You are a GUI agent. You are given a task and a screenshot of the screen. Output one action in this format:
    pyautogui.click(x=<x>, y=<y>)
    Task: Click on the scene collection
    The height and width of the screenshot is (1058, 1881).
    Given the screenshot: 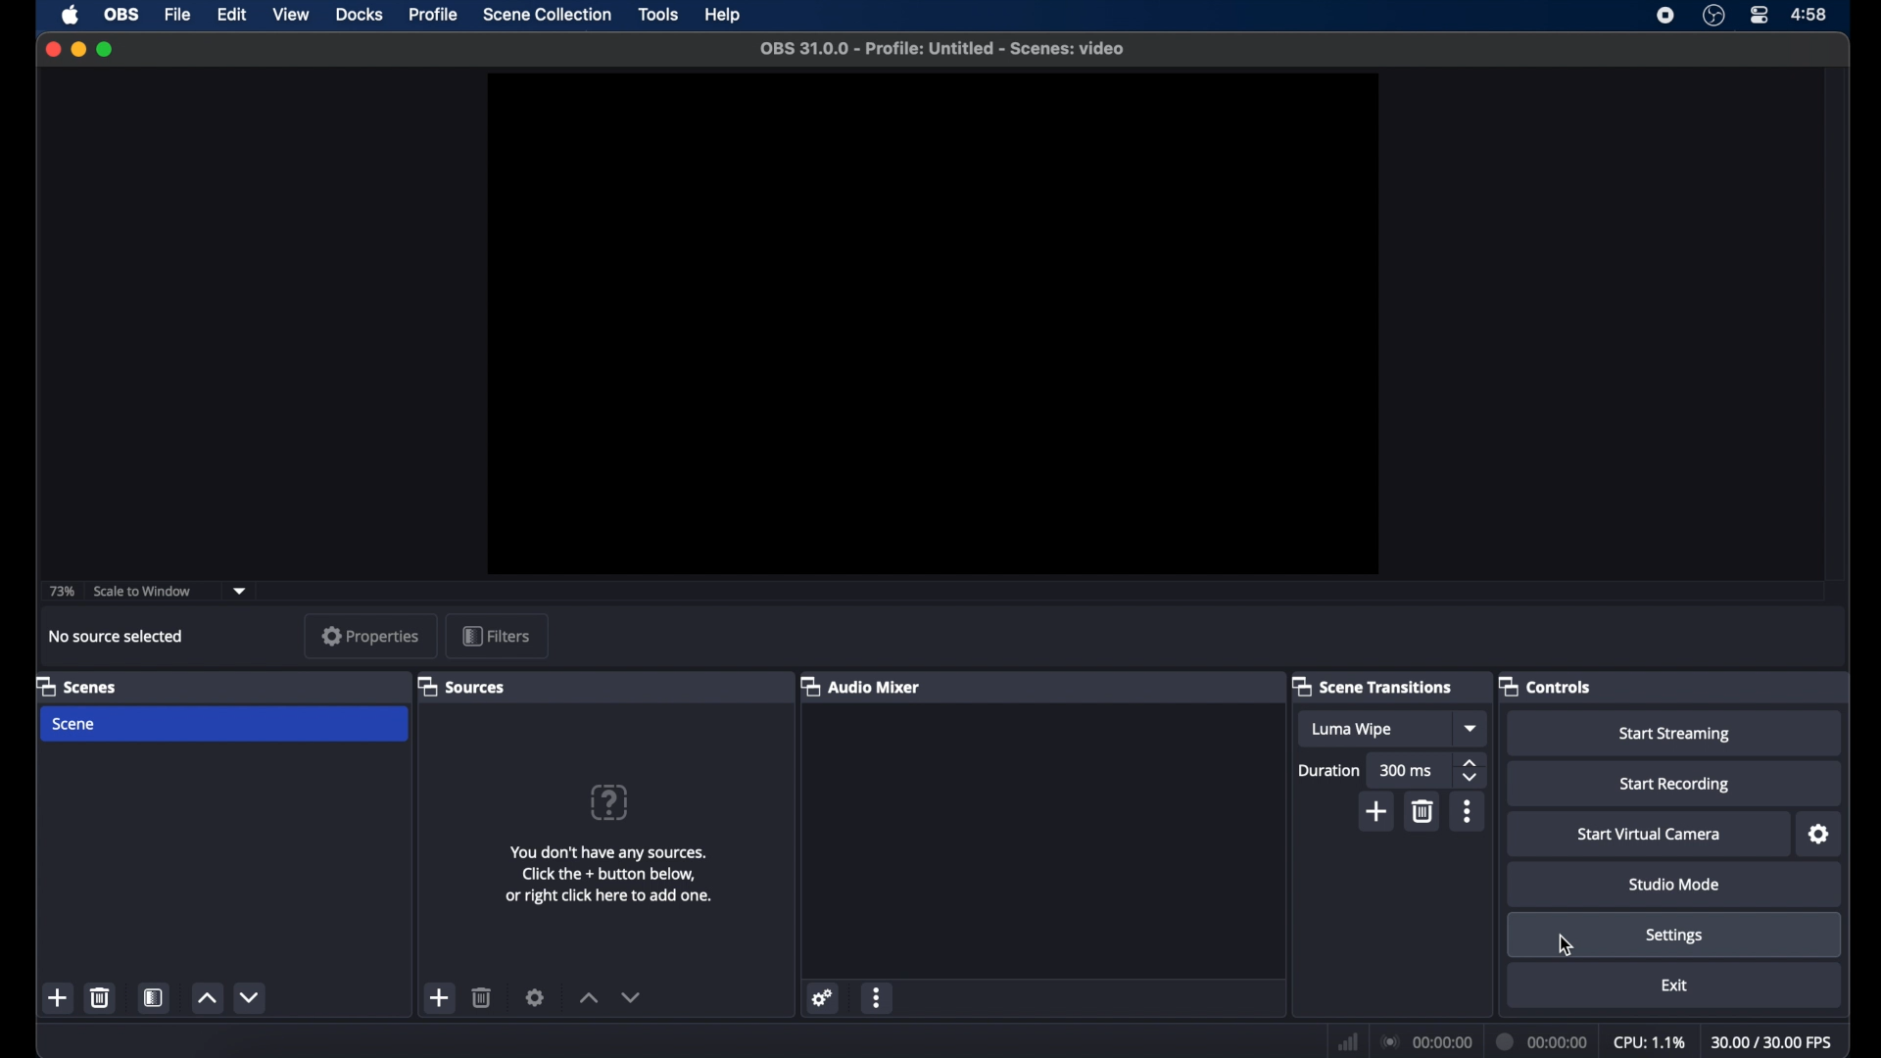 What is the action you would take?
    pyautogui.click(x=546, y=15)
    